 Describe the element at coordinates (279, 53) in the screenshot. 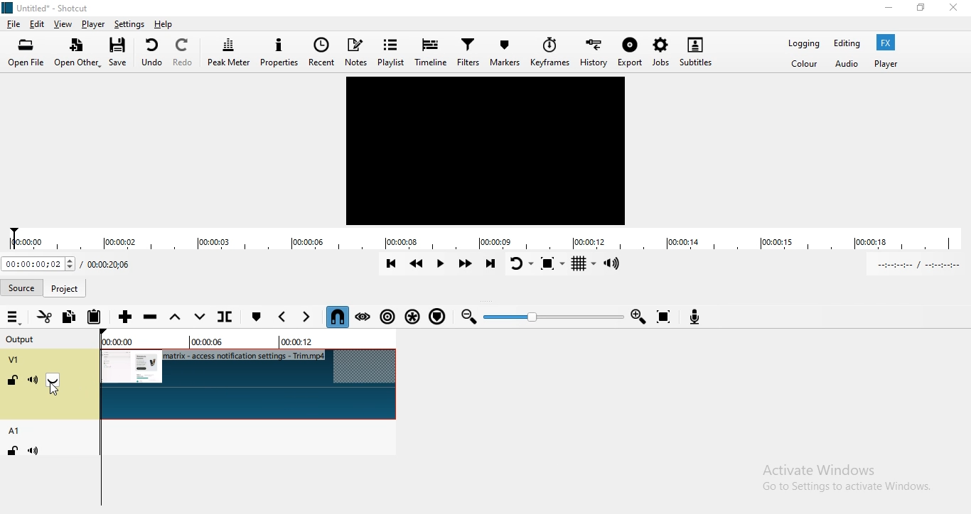

I see `Properties` at that location.